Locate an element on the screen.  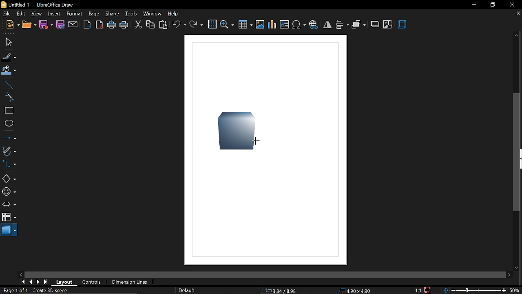
move up is located at coordinates (516, 35).